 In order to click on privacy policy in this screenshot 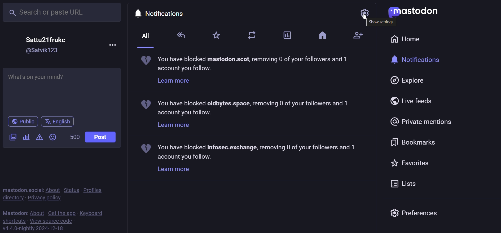, I will do `click(47, 198)`.